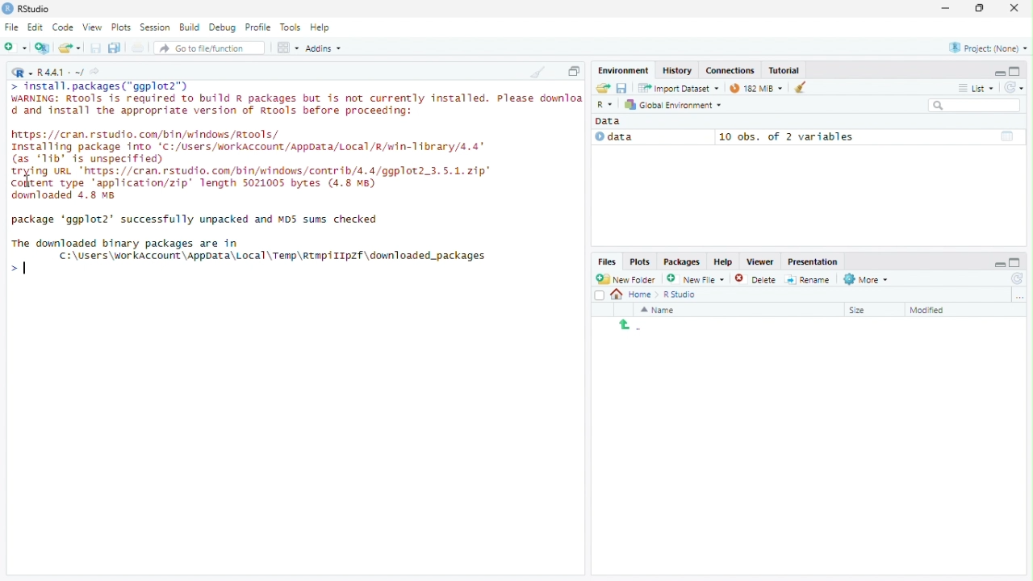 The image size is (1033, 581). What do you see at coordinates (210, 48) in the screenshot?
I see `Go to file/function` at bounding box center [210, 48].